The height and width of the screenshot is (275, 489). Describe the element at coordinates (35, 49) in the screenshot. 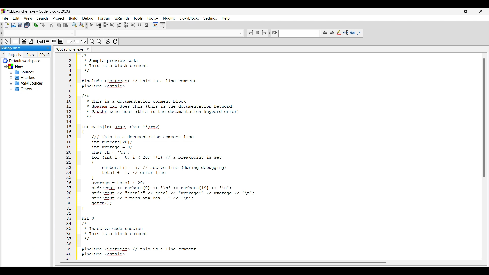

I see `Close tab` at that location.